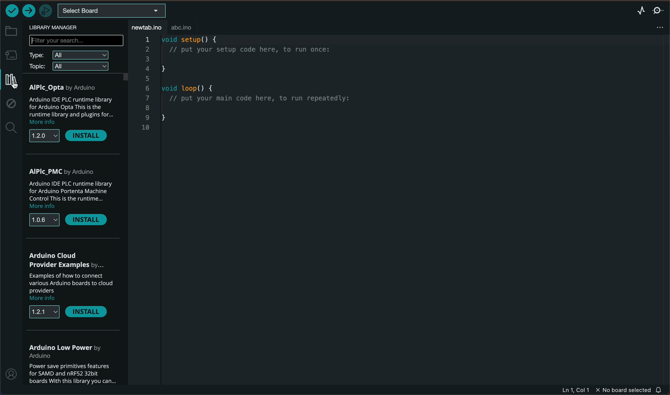 The height and width of the screenshot is (395, 670). I want to click on install, so click(88, 312).